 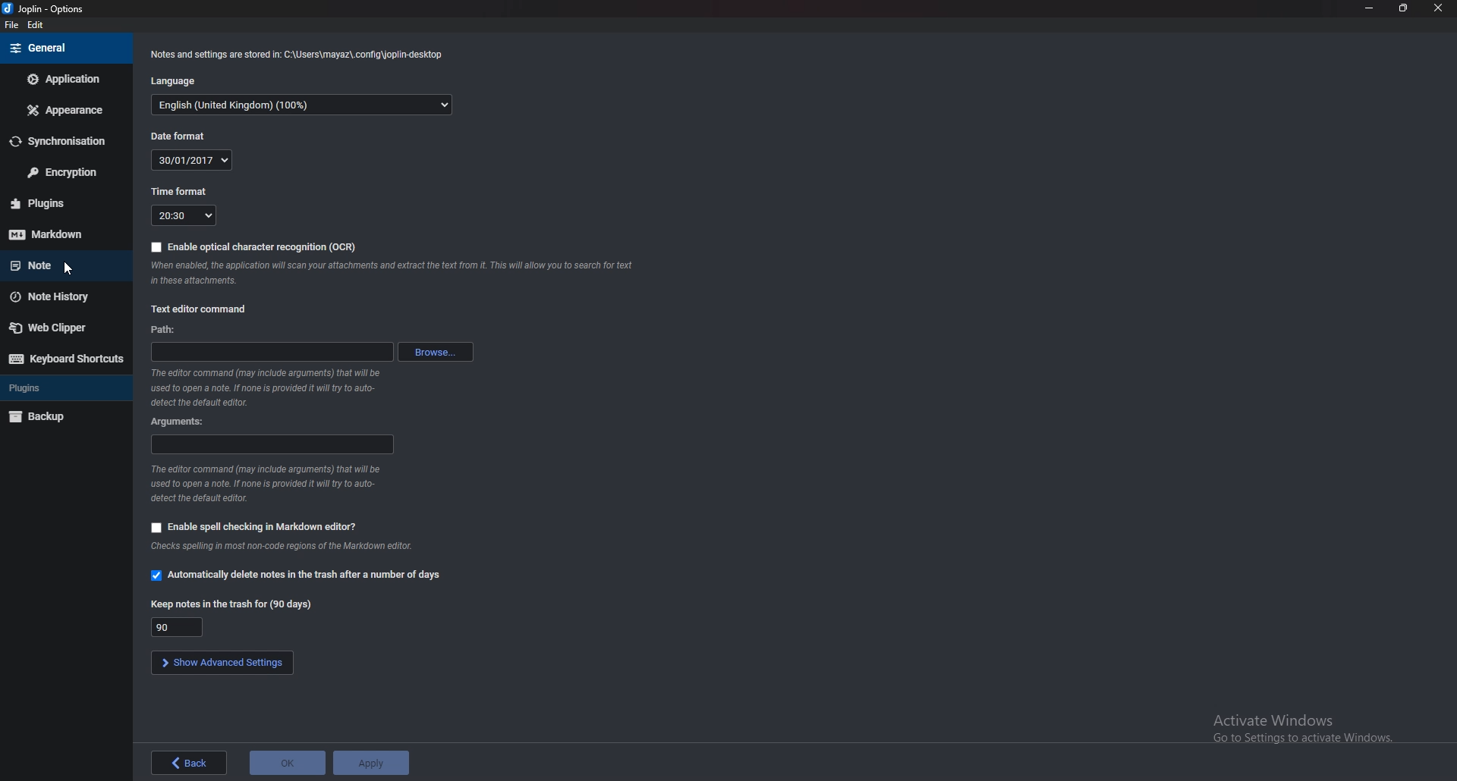 I want to click on Arguments, so click(x=190, y=422).